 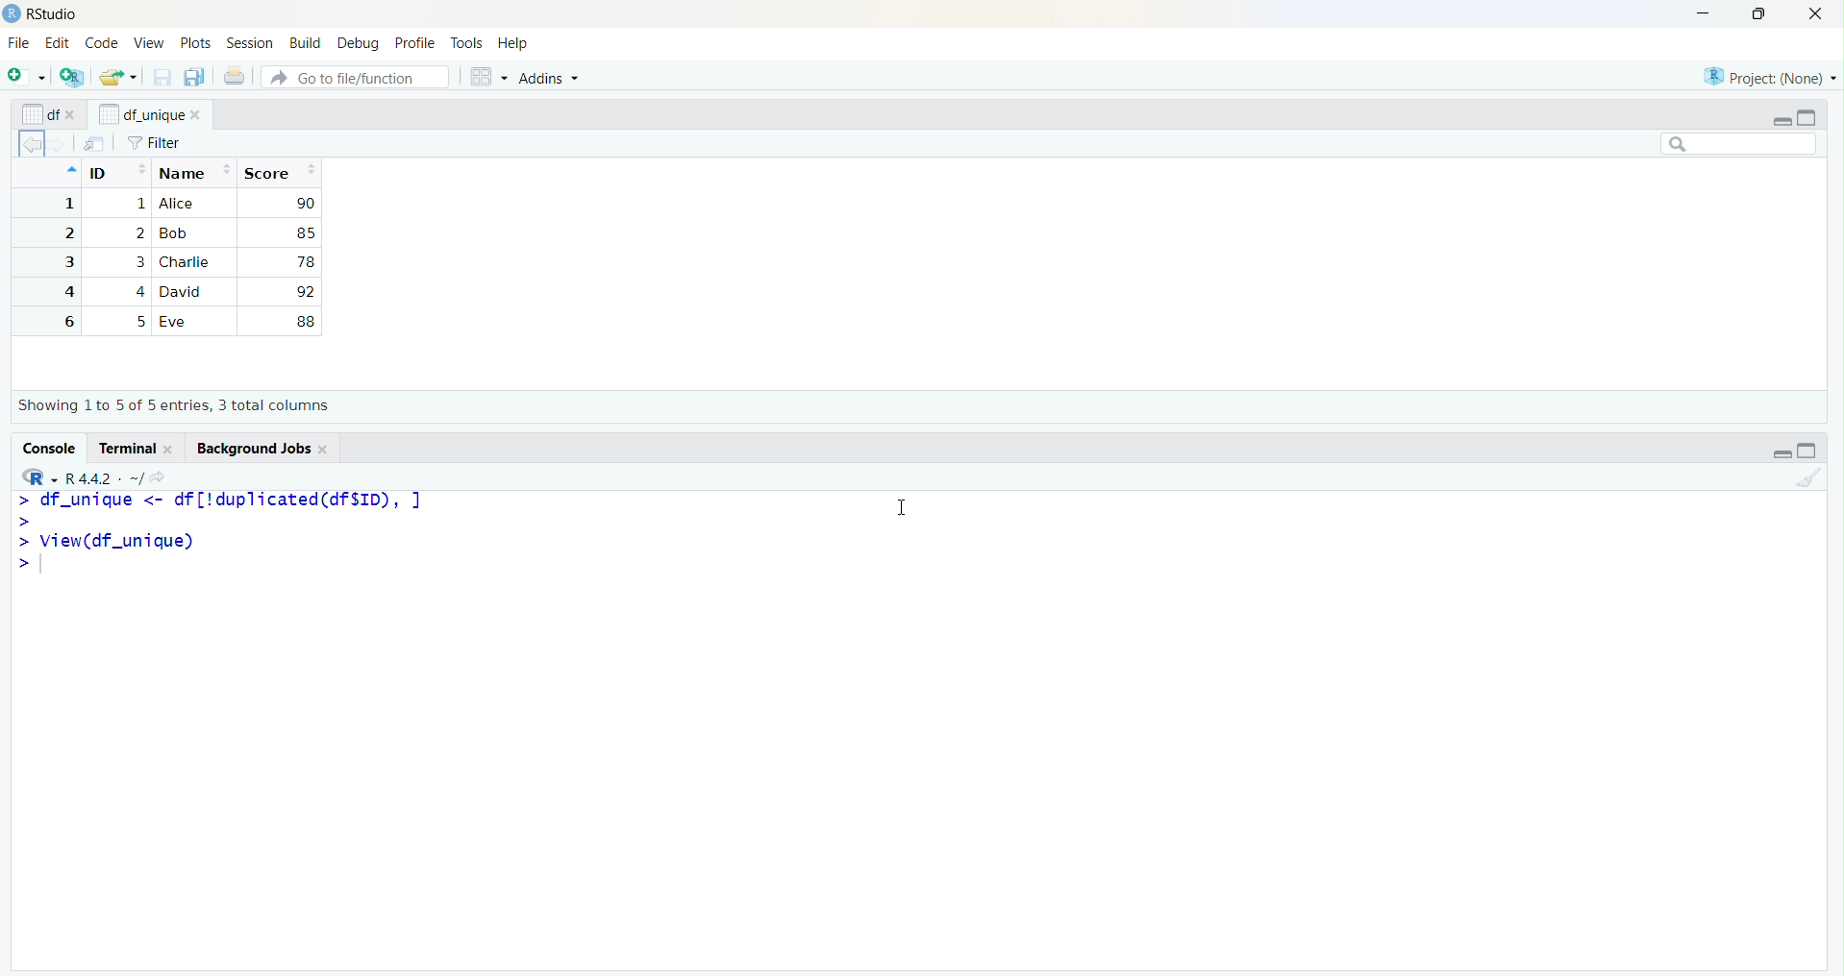 What do you see at coordinates (1815, 197) in the screenshot?
I see `scroll up` at bounding box center [1815, 197].